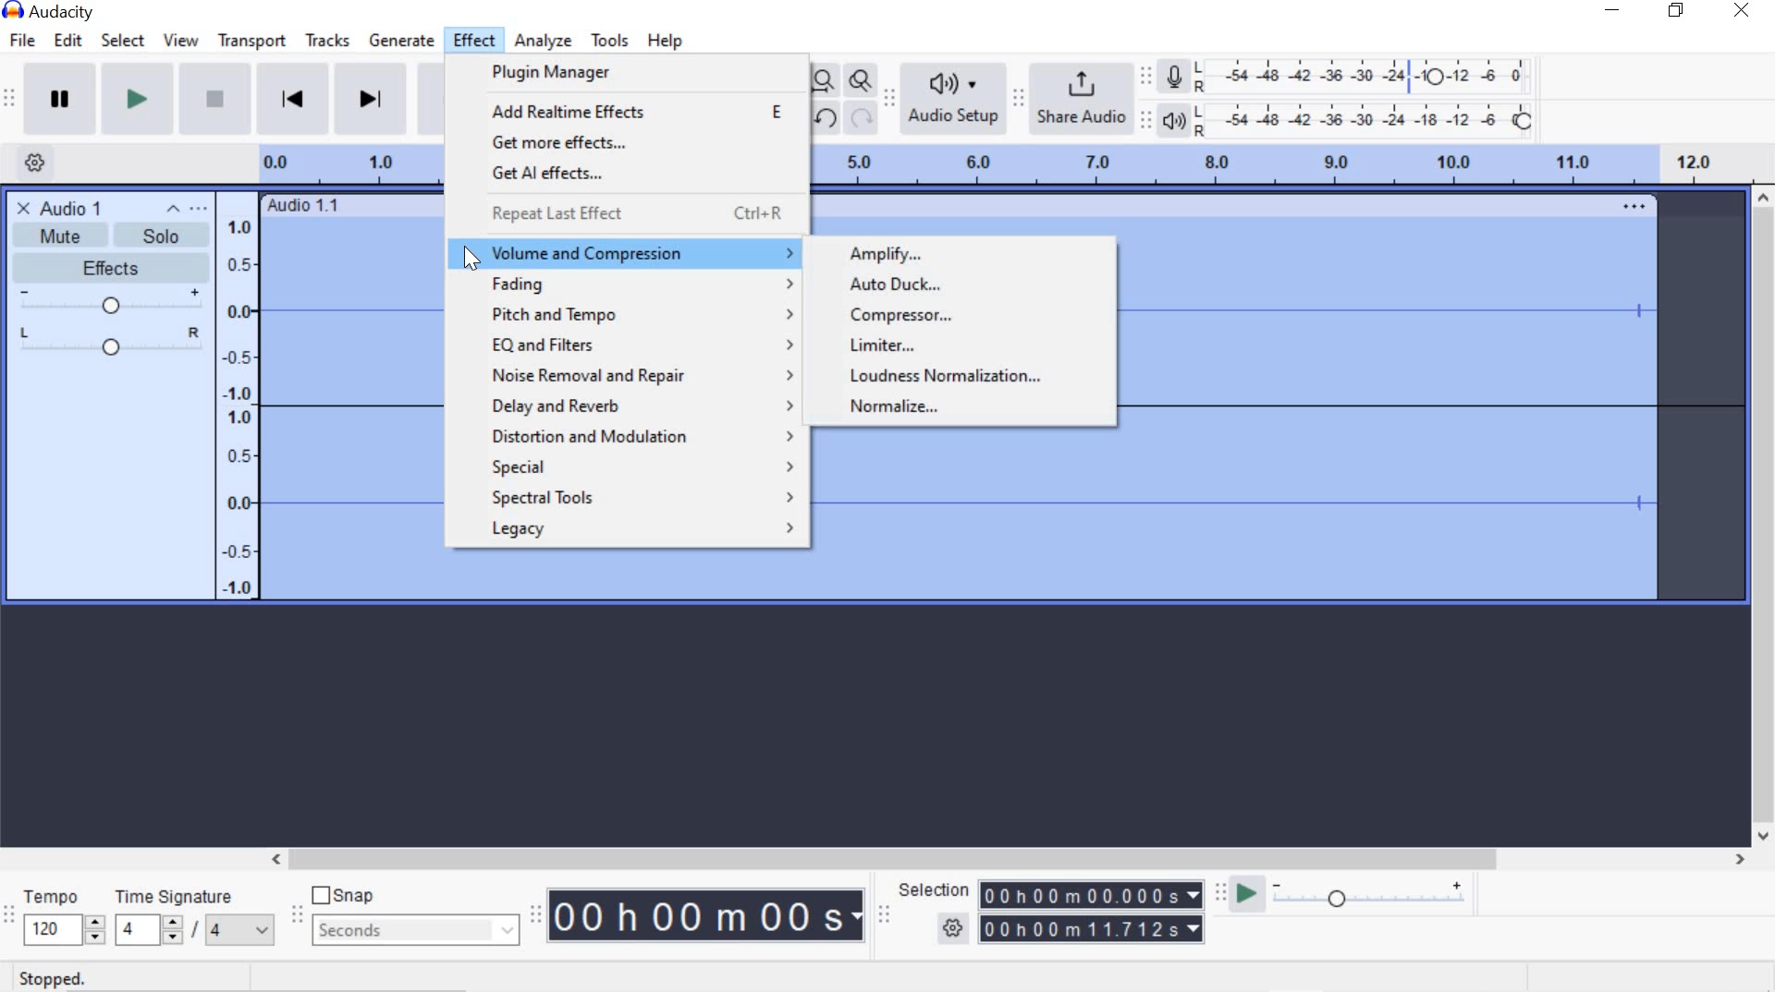 This screenshot has width=1775, height=992. What do you see at coordinates (954, 928) in the screenshot?
I see `SELECTION OPTION` at bounding box center [954, 928].